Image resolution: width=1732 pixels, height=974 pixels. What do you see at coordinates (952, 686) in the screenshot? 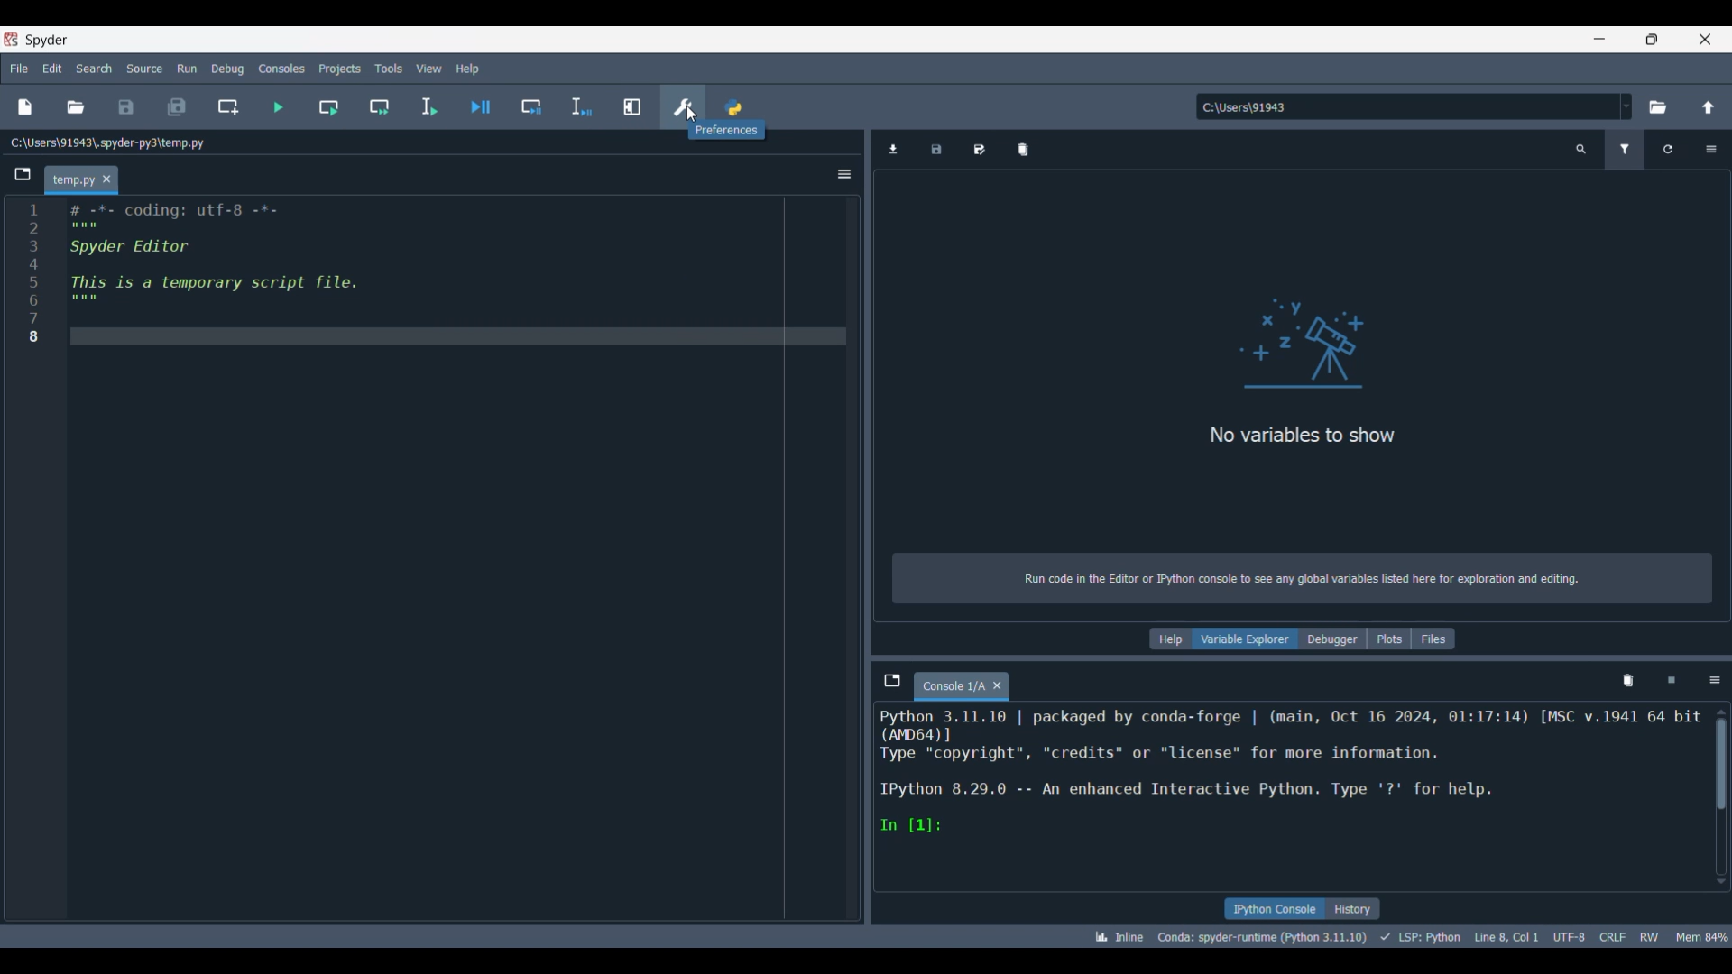
I see `Current tab` at bounding box center [952, 686].